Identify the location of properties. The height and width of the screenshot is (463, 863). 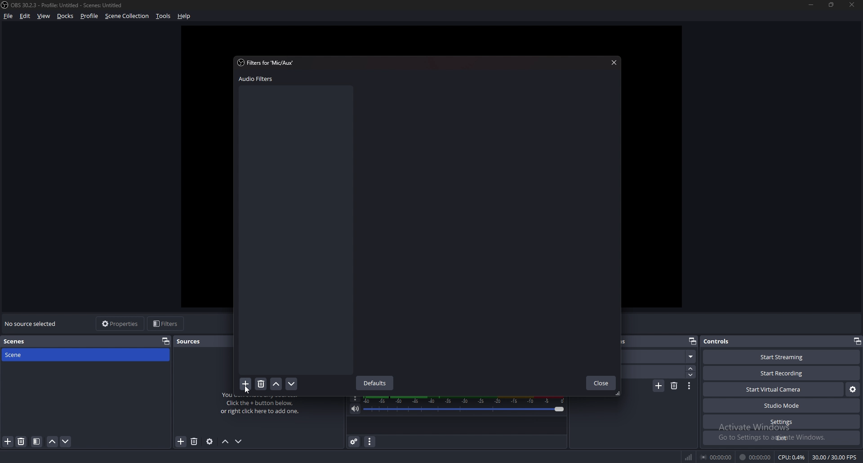
(123, 324).